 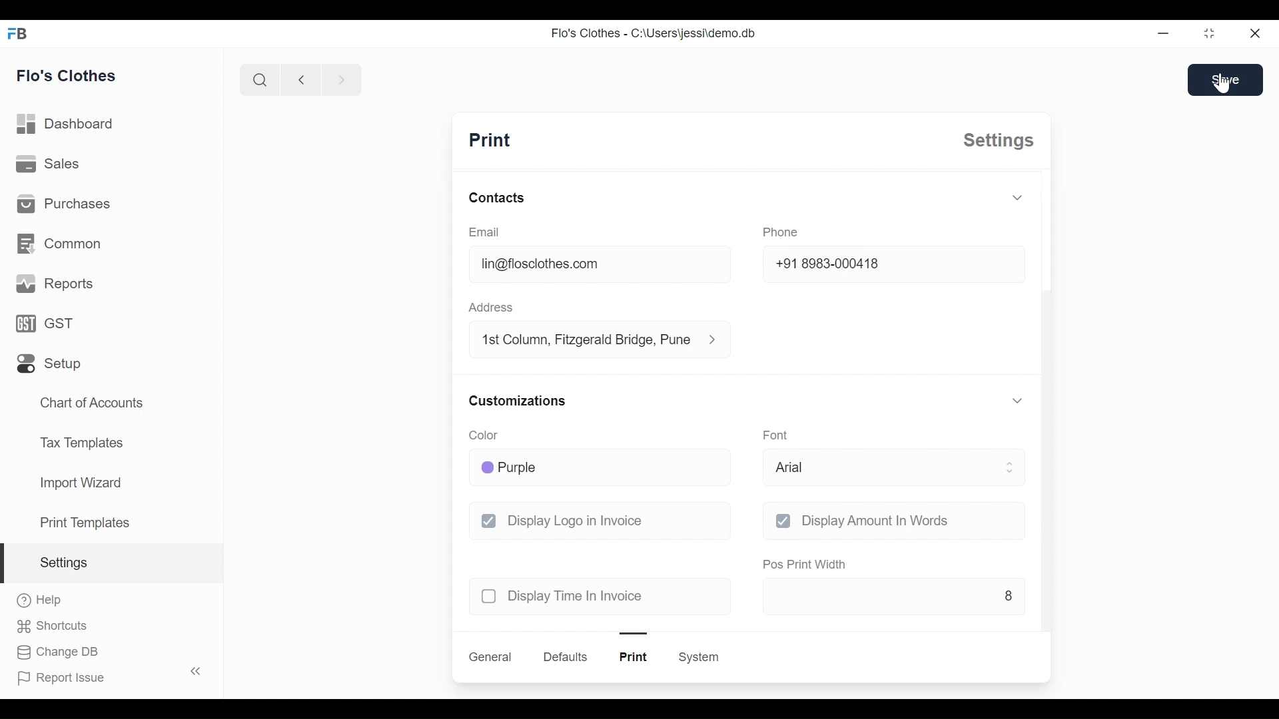 What do you see at coordinates (59, 244) in the screenshot?
I see `common` at bounding box center [59, 244].